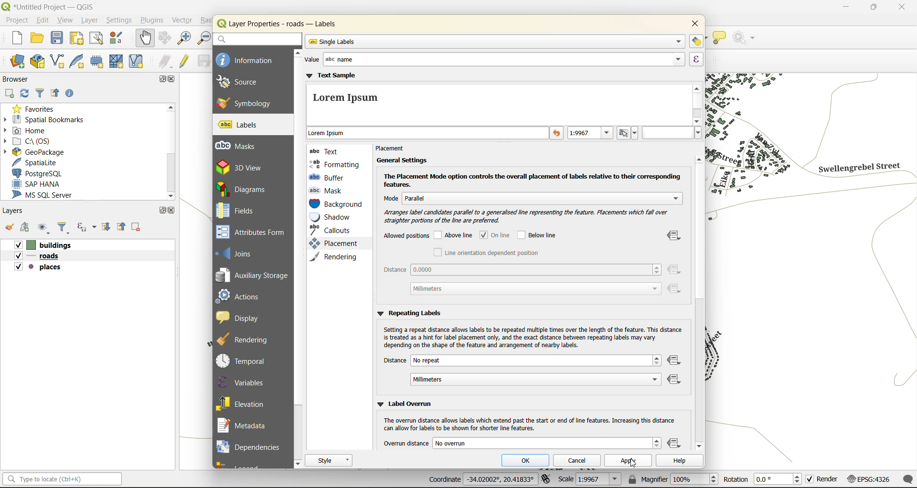 The image size is (917, 488). What do you see at coordinates (26, 227) in the screenshot?
I see `add` at bounding box center [26, 227].